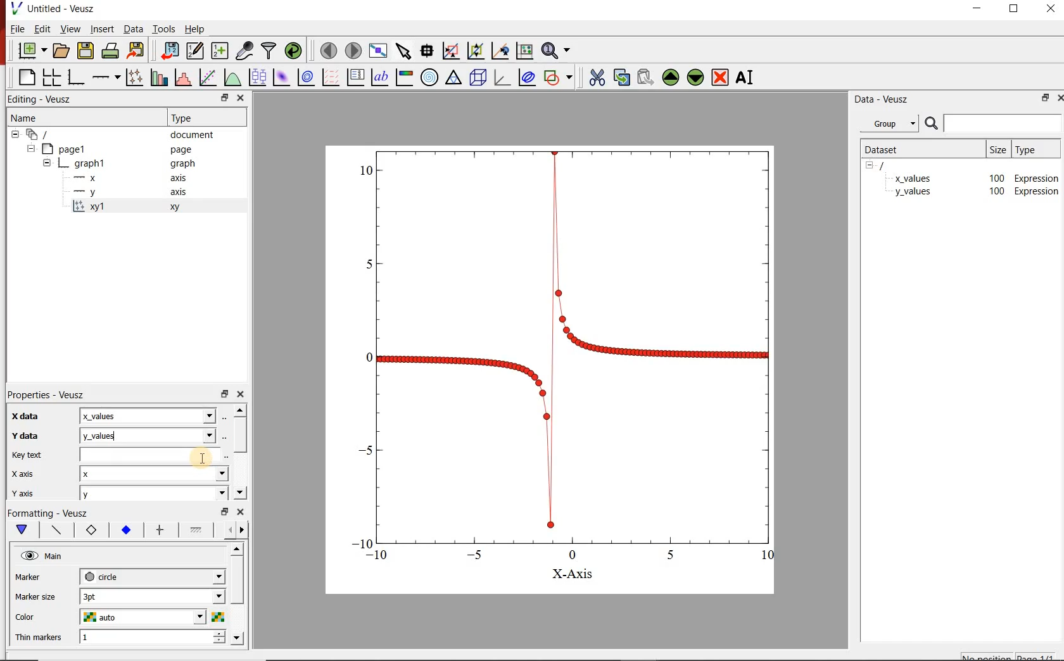  Describe the element at coordinates (163, 531) in the screenshot. I see `error bar line` at that location.